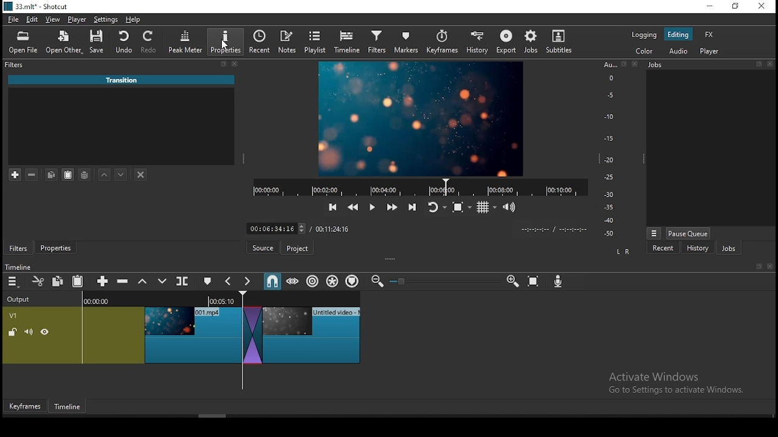  What do you see at coordinates (50, 174) in the screenshot?
I see `copy selected filter` at bounding box center [50, 174].